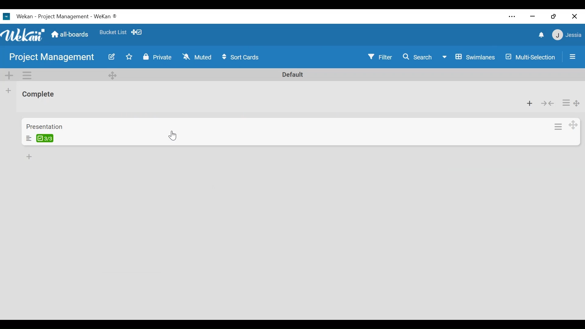 This screenshot has height=329, width=585. I want to click on Wekan logo, so click(23, 35).